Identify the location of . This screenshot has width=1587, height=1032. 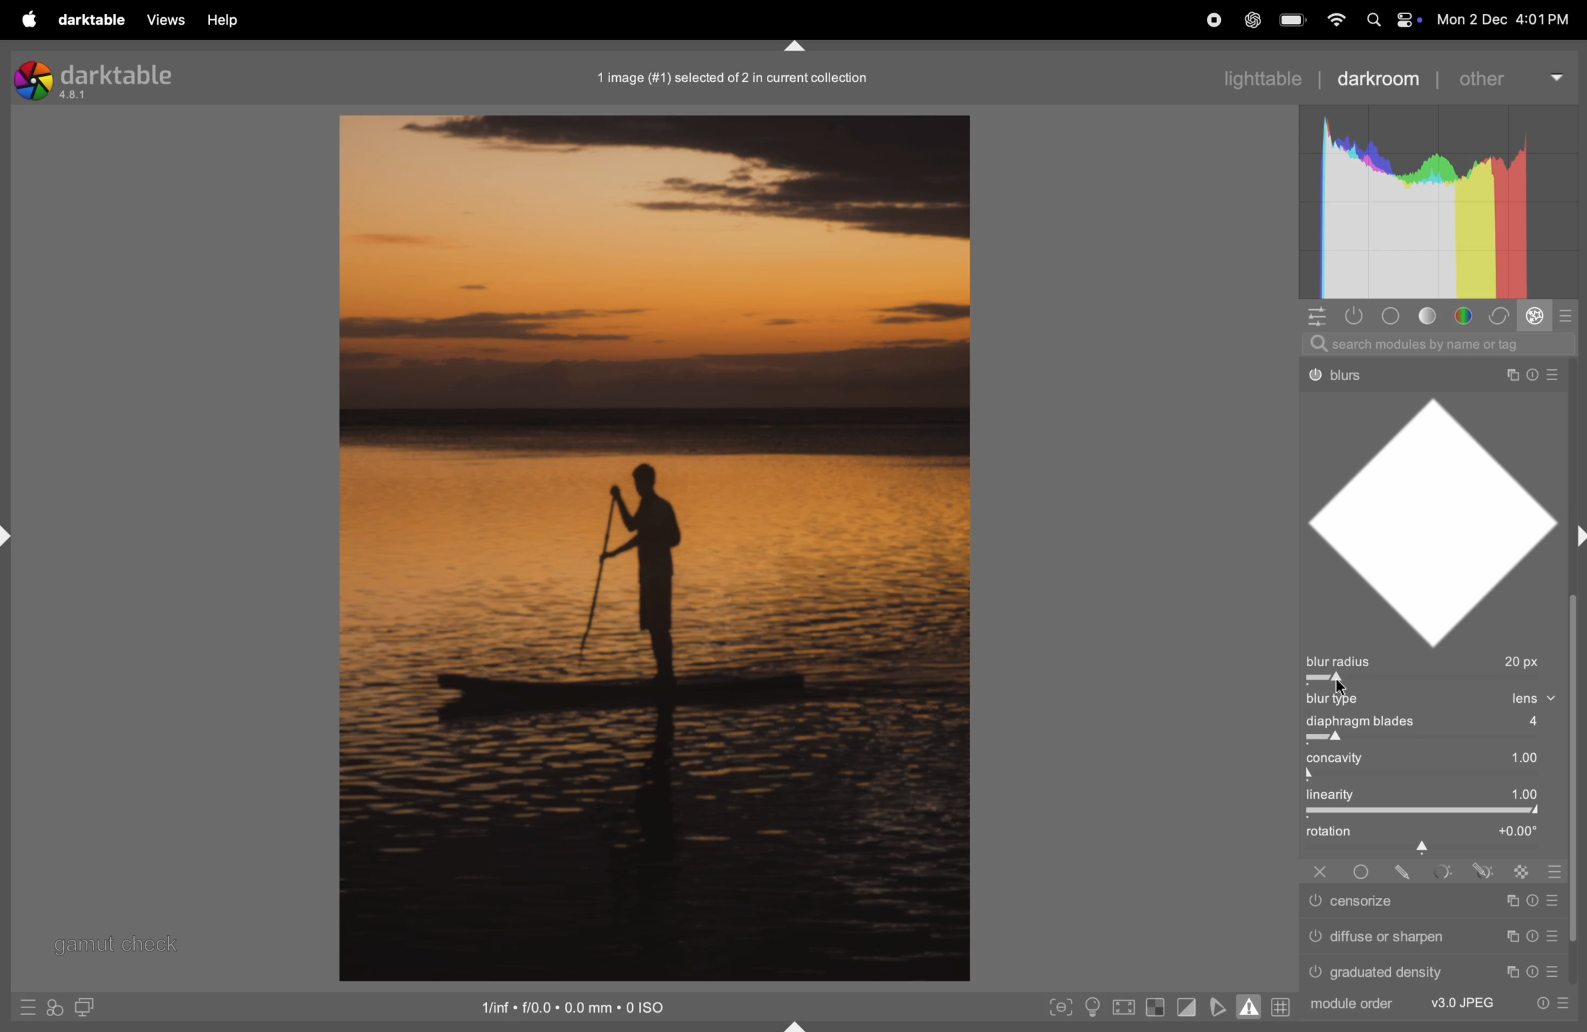
(1524, 871).